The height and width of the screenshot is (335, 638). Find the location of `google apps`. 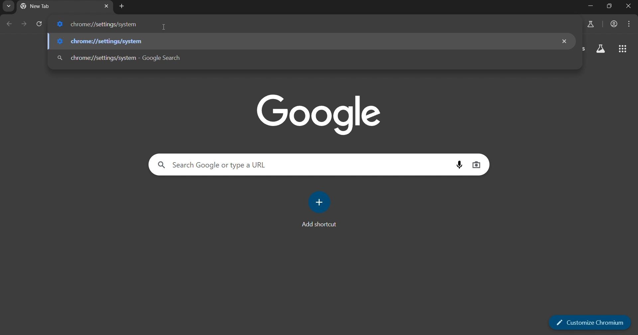

google apps is located at coordinates (601, 49).